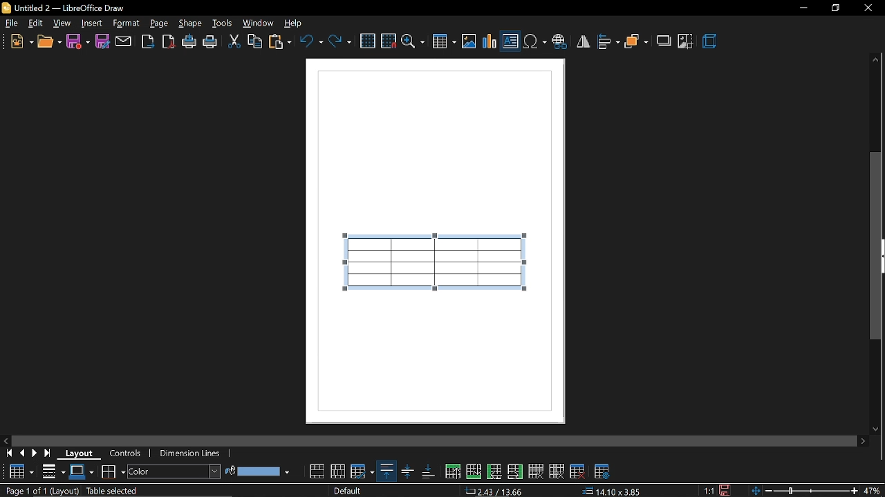 The image size is (885, 497). I want to click on print, so click(211, 43).